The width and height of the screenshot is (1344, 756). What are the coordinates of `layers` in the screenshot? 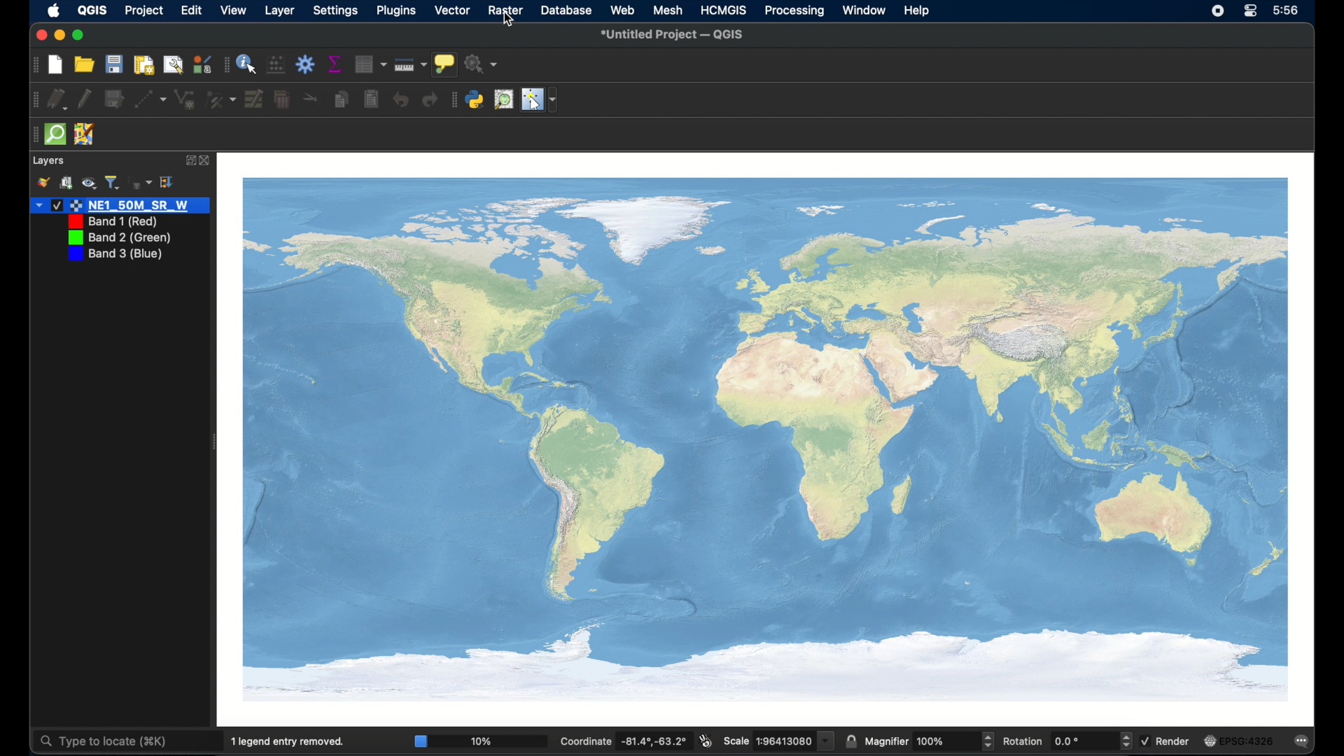 It's located at (48, 161).